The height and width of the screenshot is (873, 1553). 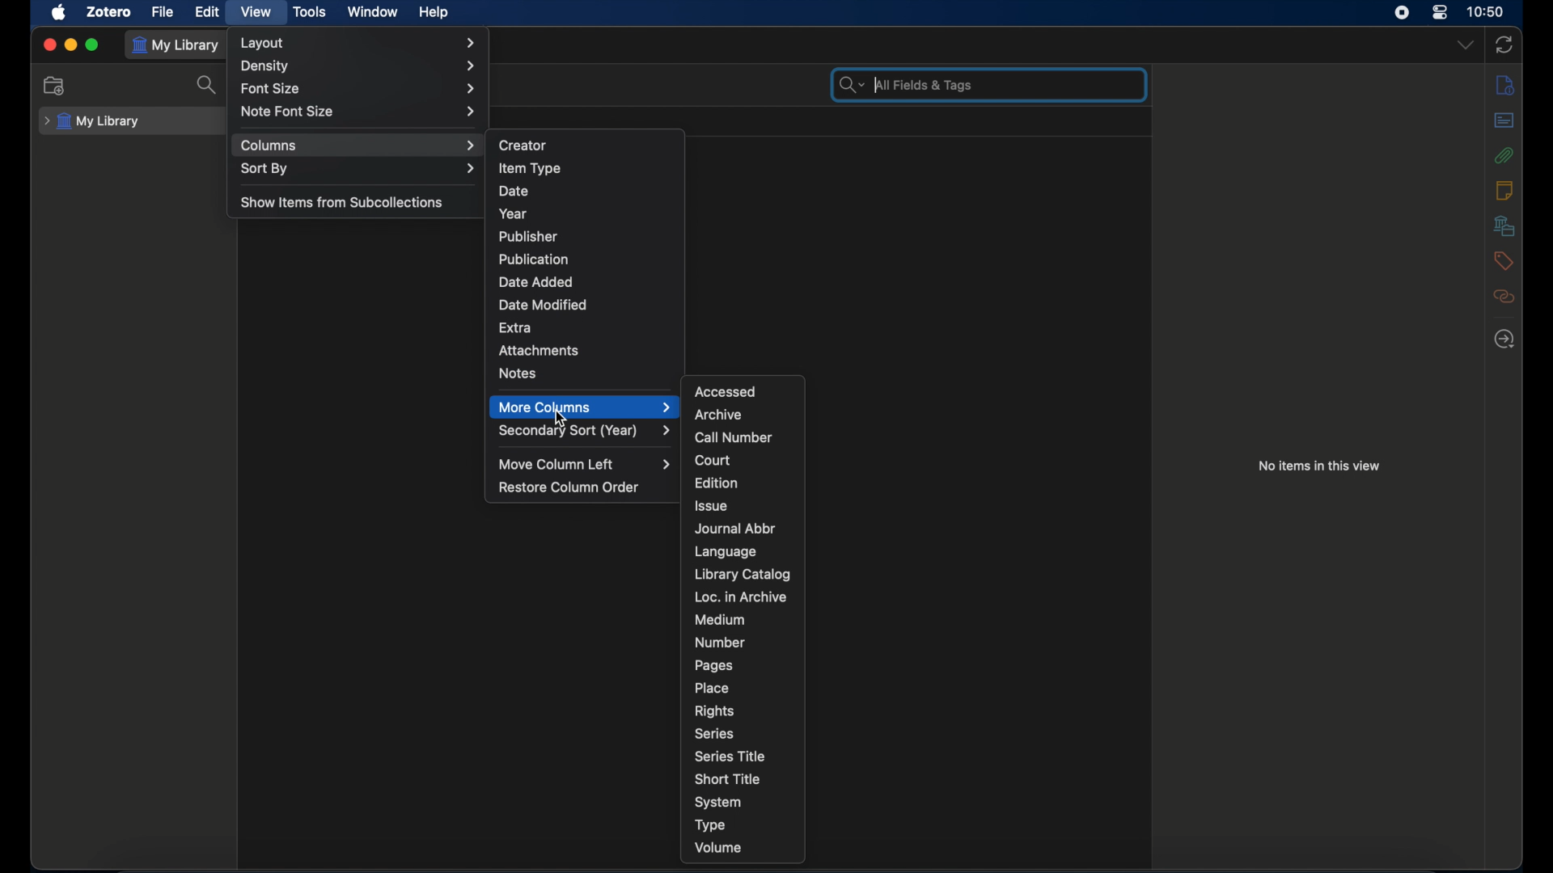 I want to click on density, so click(x=358, y=66).